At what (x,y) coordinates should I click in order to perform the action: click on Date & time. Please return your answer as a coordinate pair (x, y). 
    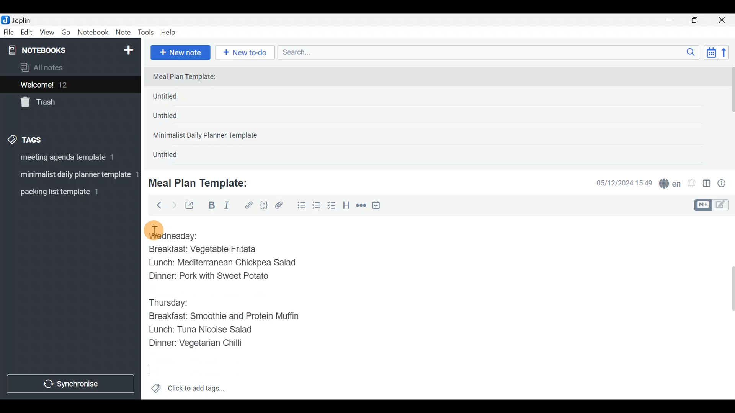
    Looking at the image, I should click on (618, 183).